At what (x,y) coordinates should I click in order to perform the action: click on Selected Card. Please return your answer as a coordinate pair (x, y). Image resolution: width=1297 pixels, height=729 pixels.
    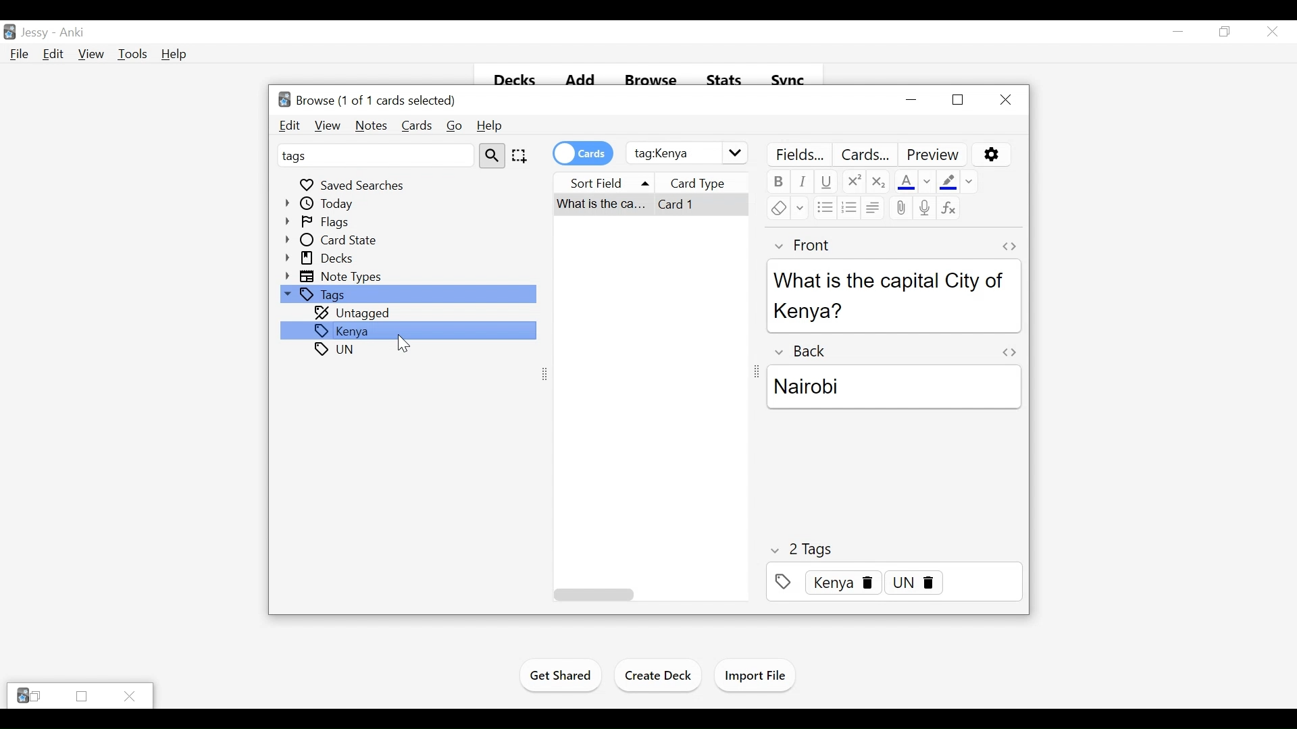
    Looking at the image, I should click on (652, 205).